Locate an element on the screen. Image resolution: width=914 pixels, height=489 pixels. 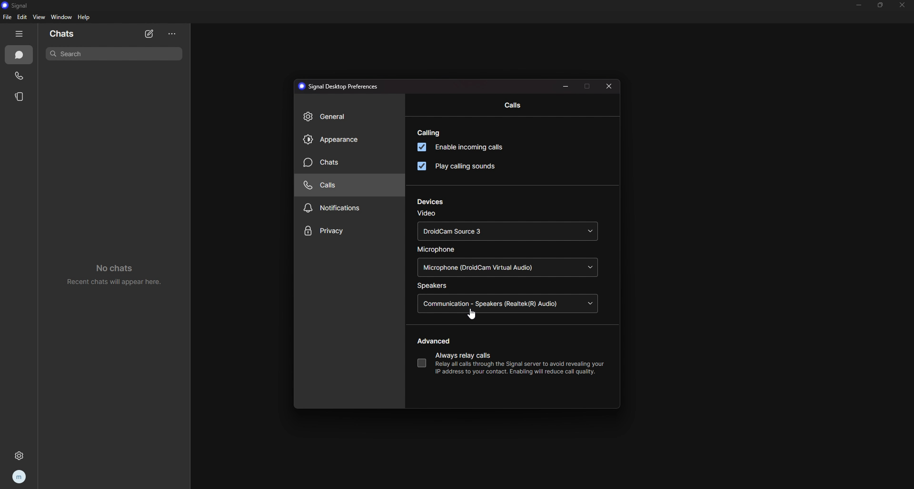
new chat is located at coordinates (150, 35).